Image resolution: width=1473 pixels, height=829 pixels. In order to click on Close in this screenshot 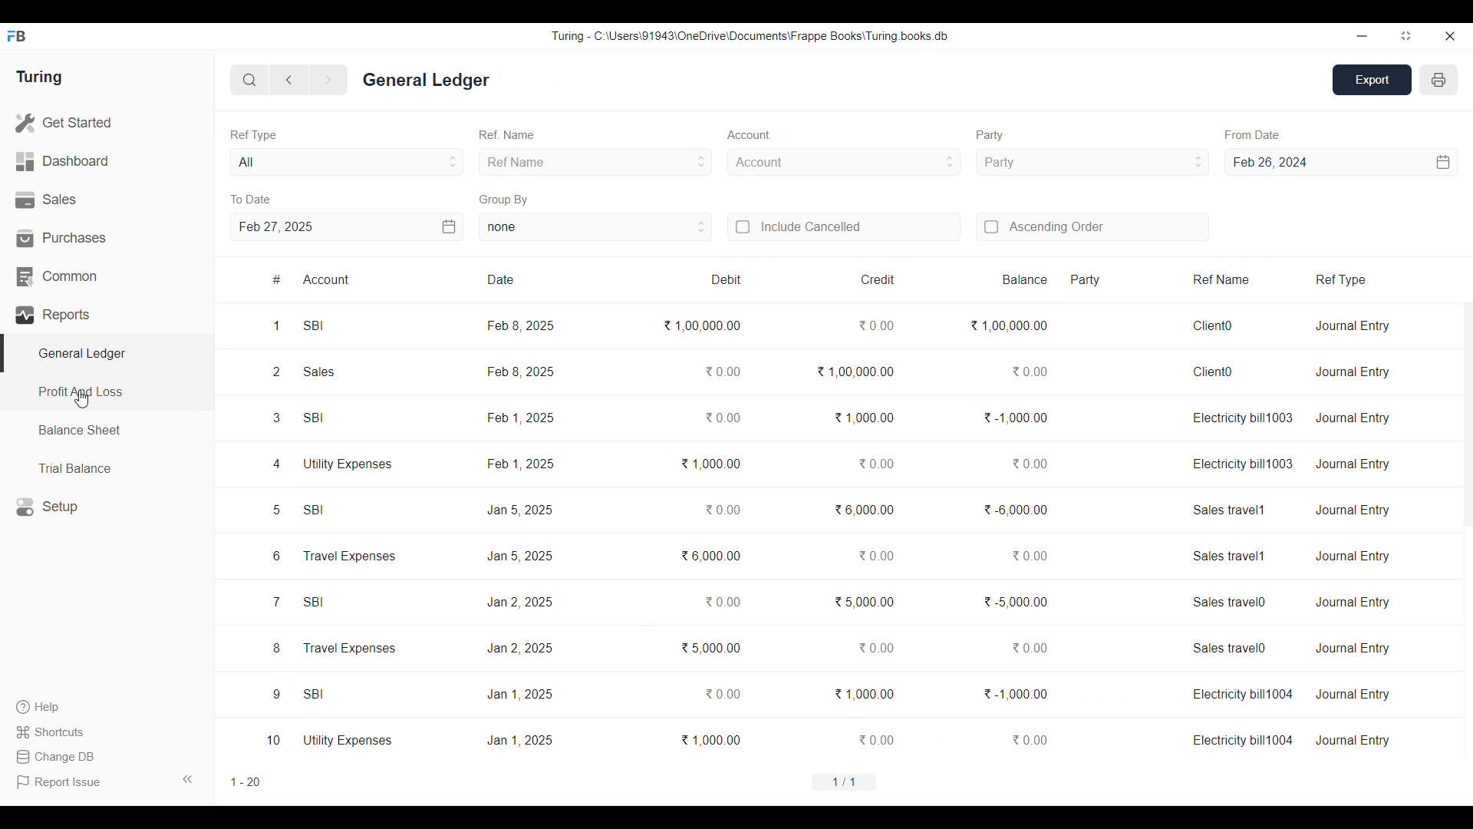, I will do `click(1449, 36)`.